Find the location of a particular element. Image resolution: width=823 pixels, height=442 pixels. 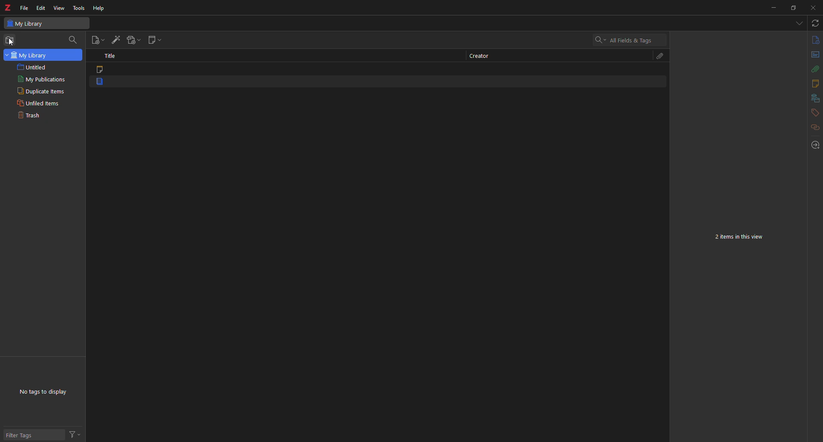

no tags to display is located at coordinates (47, 391).